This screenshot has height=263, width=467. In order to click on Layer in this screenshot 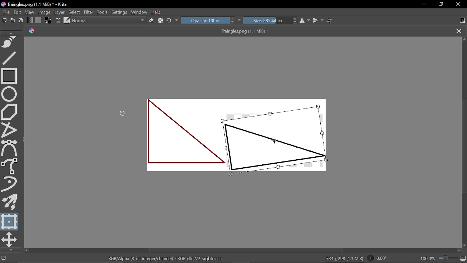, I will do `click(60, 12)`.